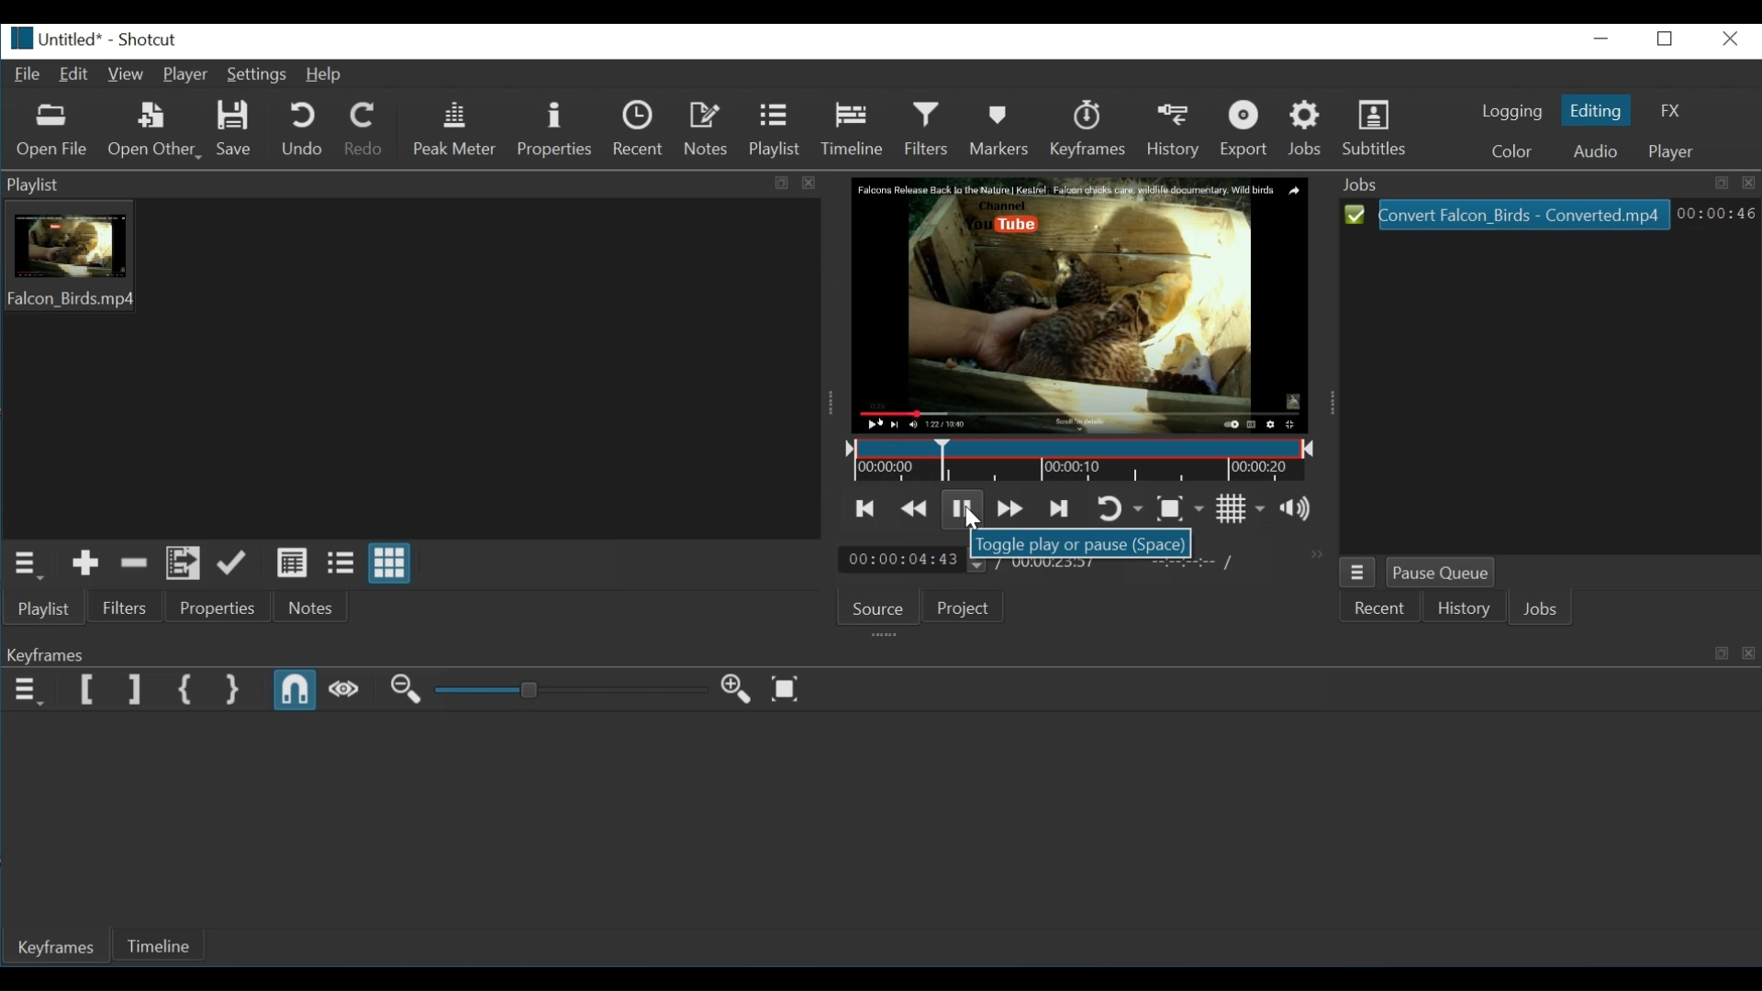  Describe the element at coordinates (637, 128) in the screenshot. I see `Recent` at that location.